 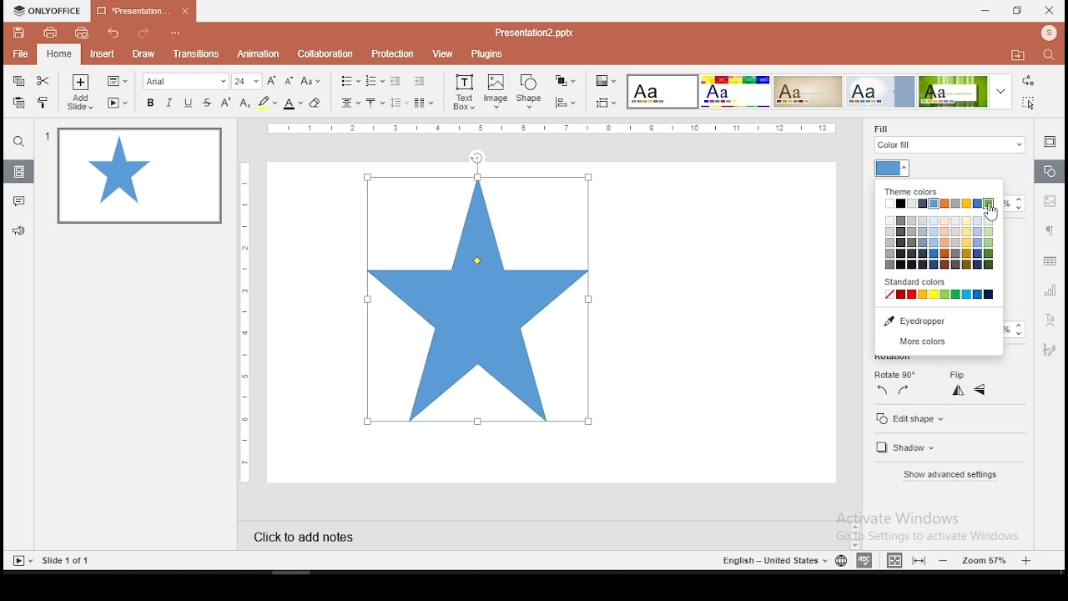 I want to click on select slide size, so click(x=606, y=103).